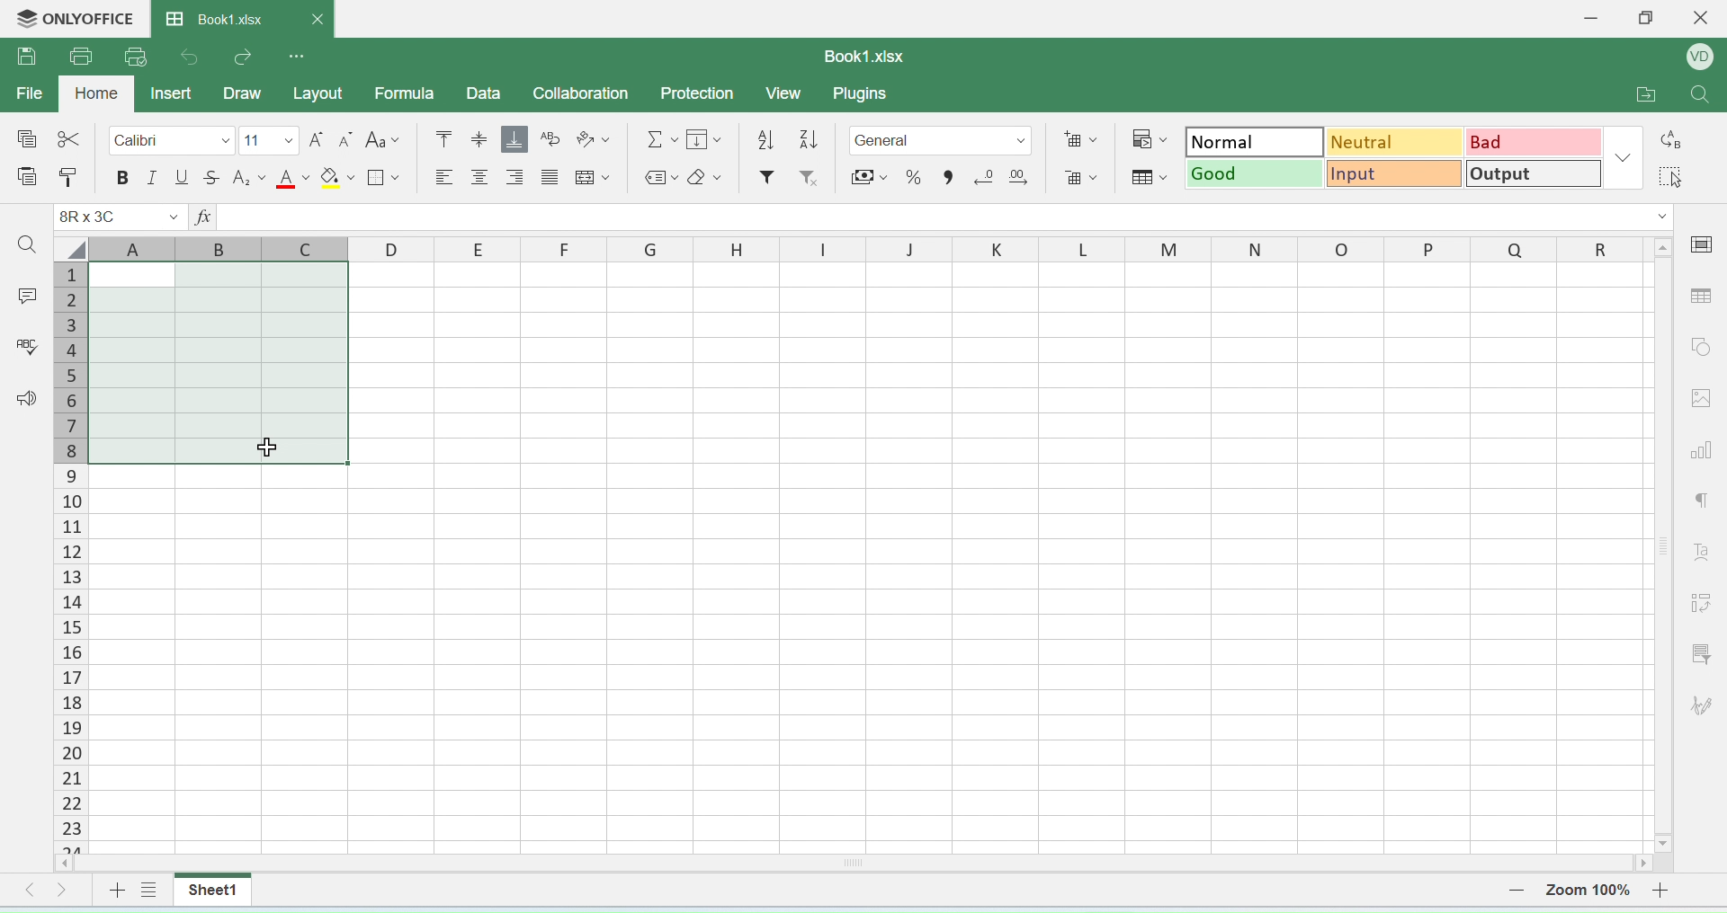  Describe the element at coordinates (30, 179) in the screenshot. I see `paste` at that location.